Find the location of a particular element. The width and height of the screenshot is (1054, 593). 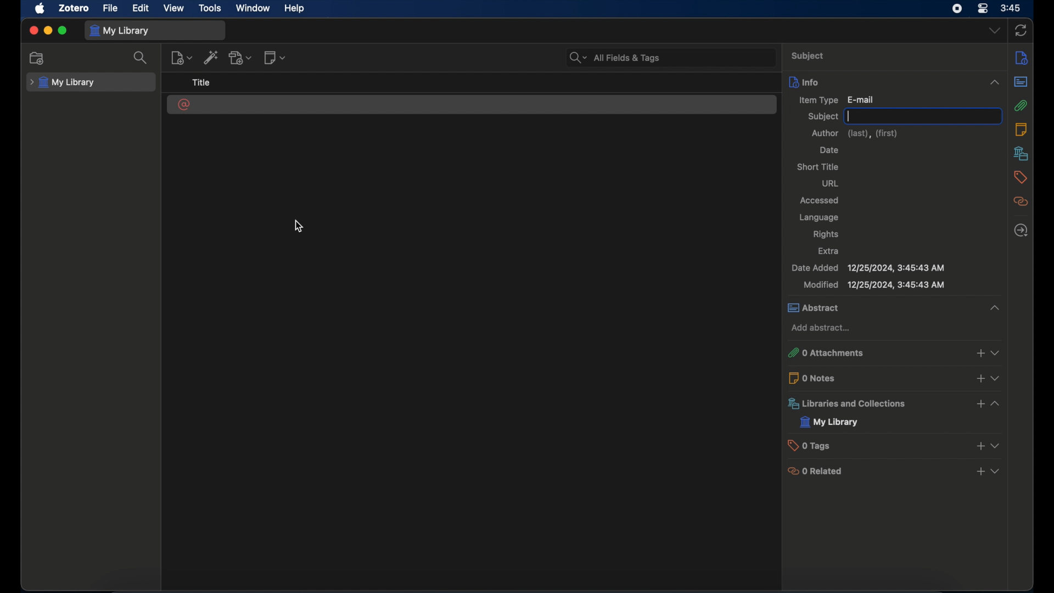

locate is located at coordinates (1020, 231).